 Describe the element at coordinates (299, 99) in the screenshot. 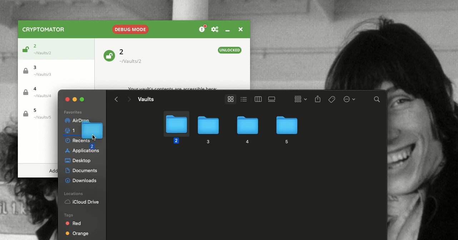

I see `Grid view` at that location.